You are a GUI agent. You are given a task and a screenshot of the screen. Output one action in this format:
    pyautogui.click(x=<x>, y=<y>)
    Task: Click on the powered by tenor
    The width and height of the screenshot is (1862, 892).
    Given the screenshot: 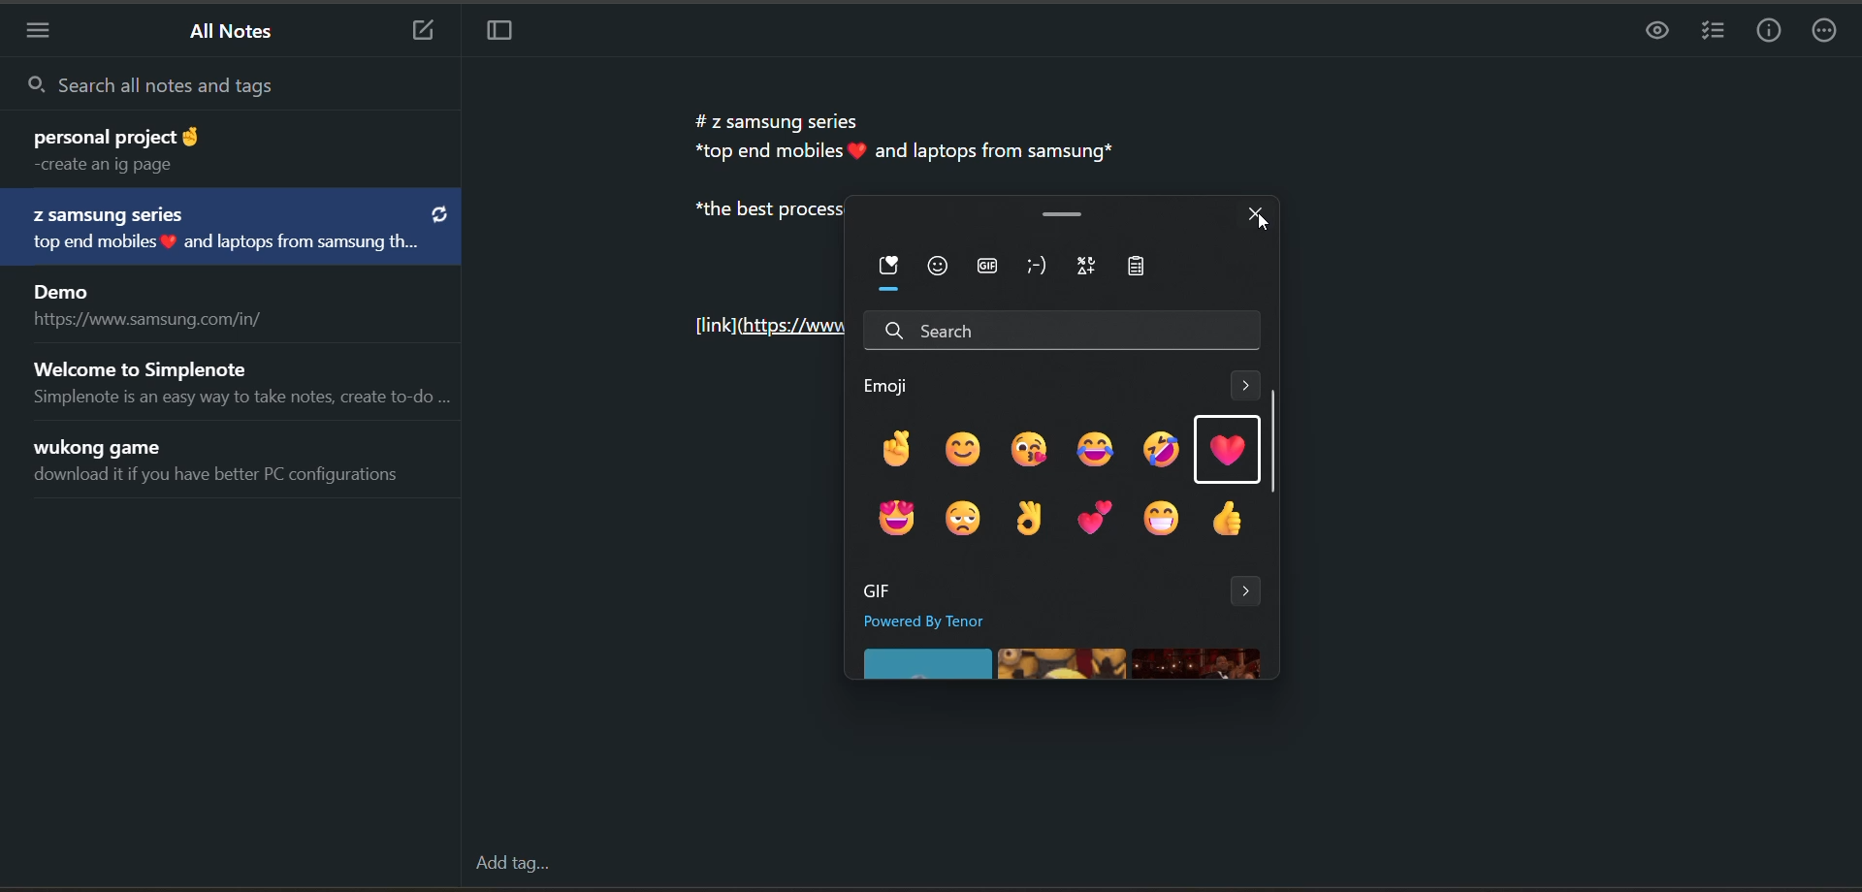 What is the action you would take?
    pyautogui.click(x=944, y=621)
    